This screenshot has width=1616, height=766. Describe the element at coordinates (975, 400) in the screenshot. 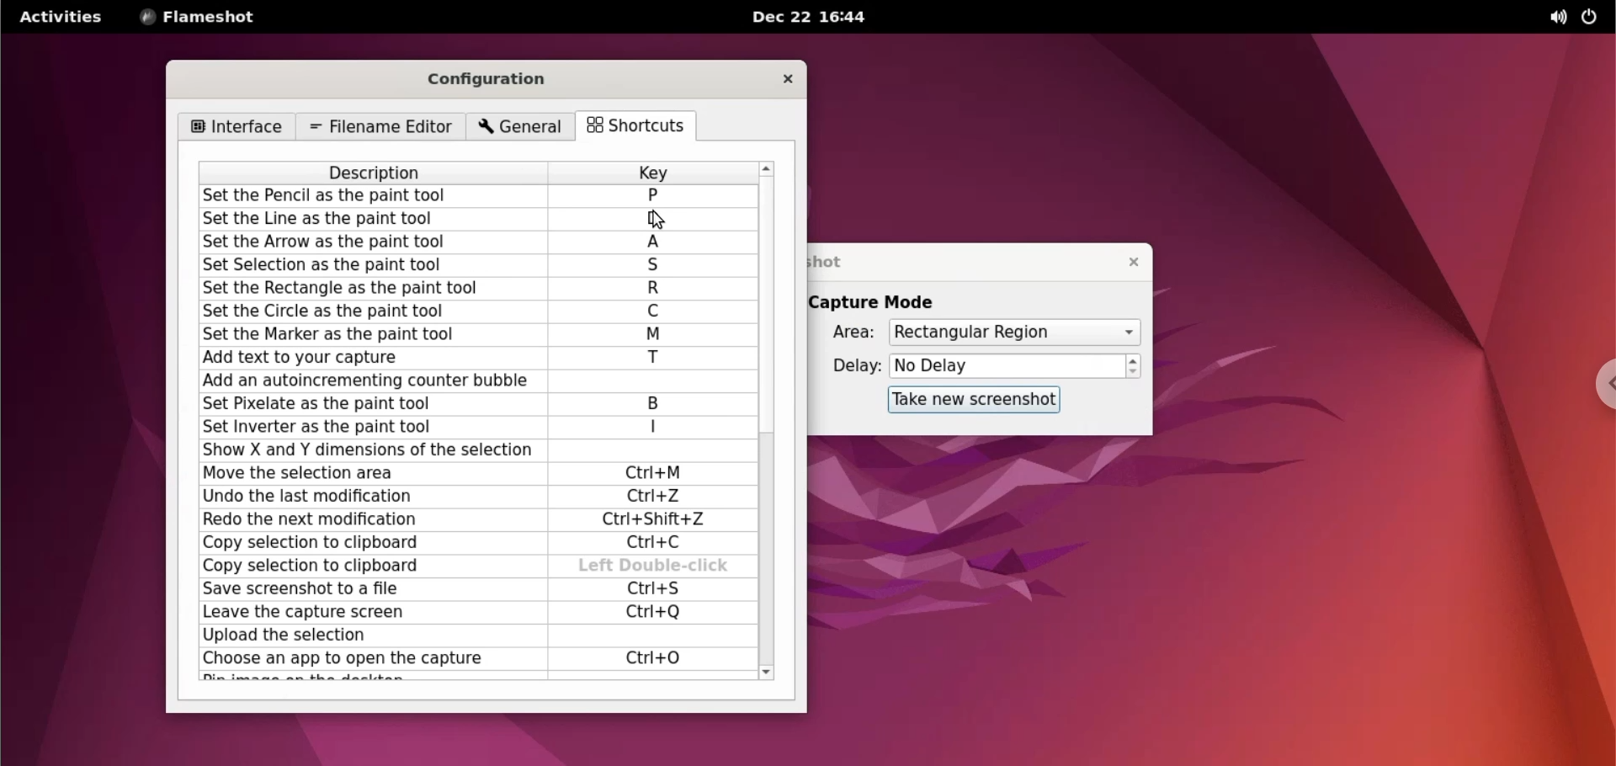

I see `take new screenshot` at that location.